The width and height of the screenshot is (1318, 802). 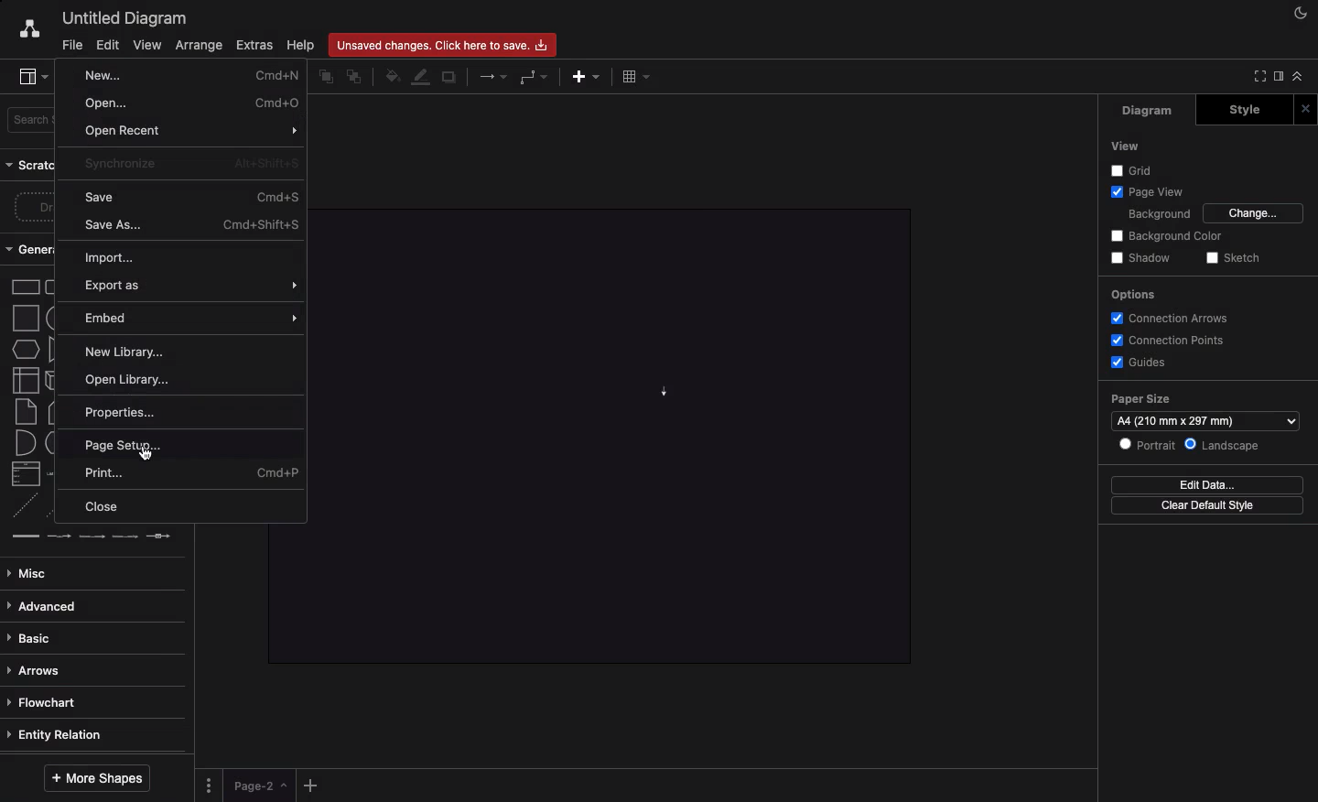 What do you see at coordinates (1207, 506) in the screenshot?
I see `Clear default style` at bounding box center [1207, 506].